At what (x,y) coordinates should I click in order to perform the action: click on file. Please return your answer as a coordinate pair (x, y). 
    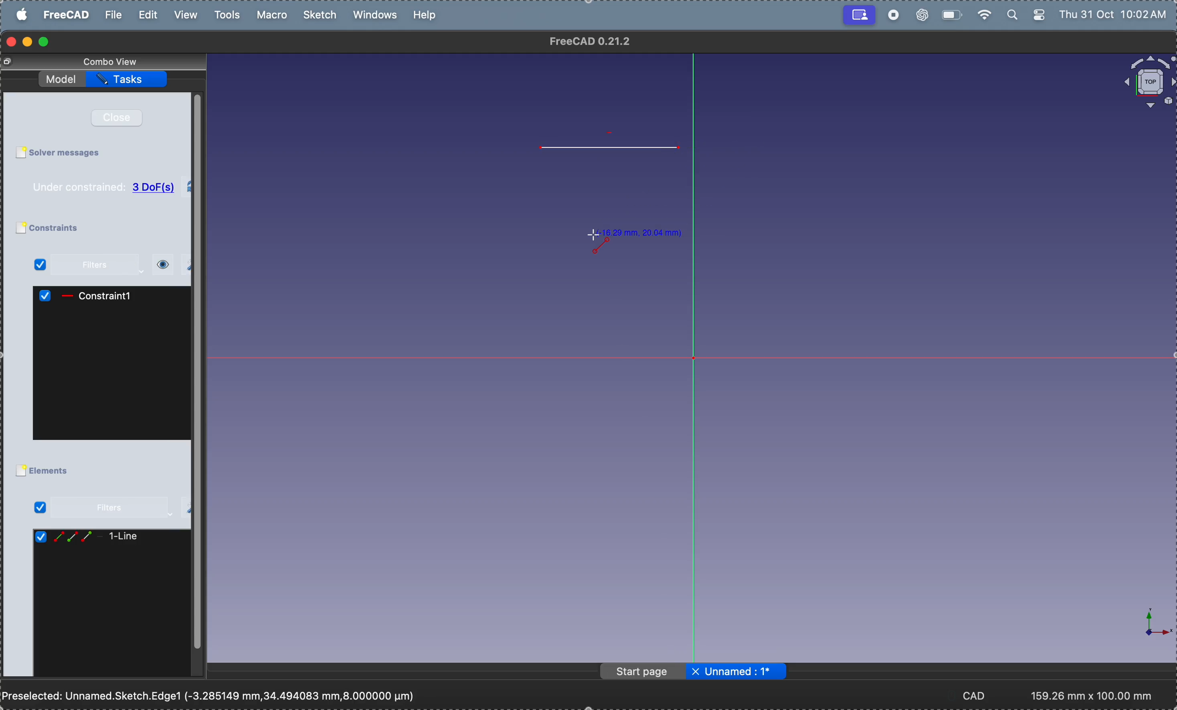
    Looking at the image, I should click on (114, 15).